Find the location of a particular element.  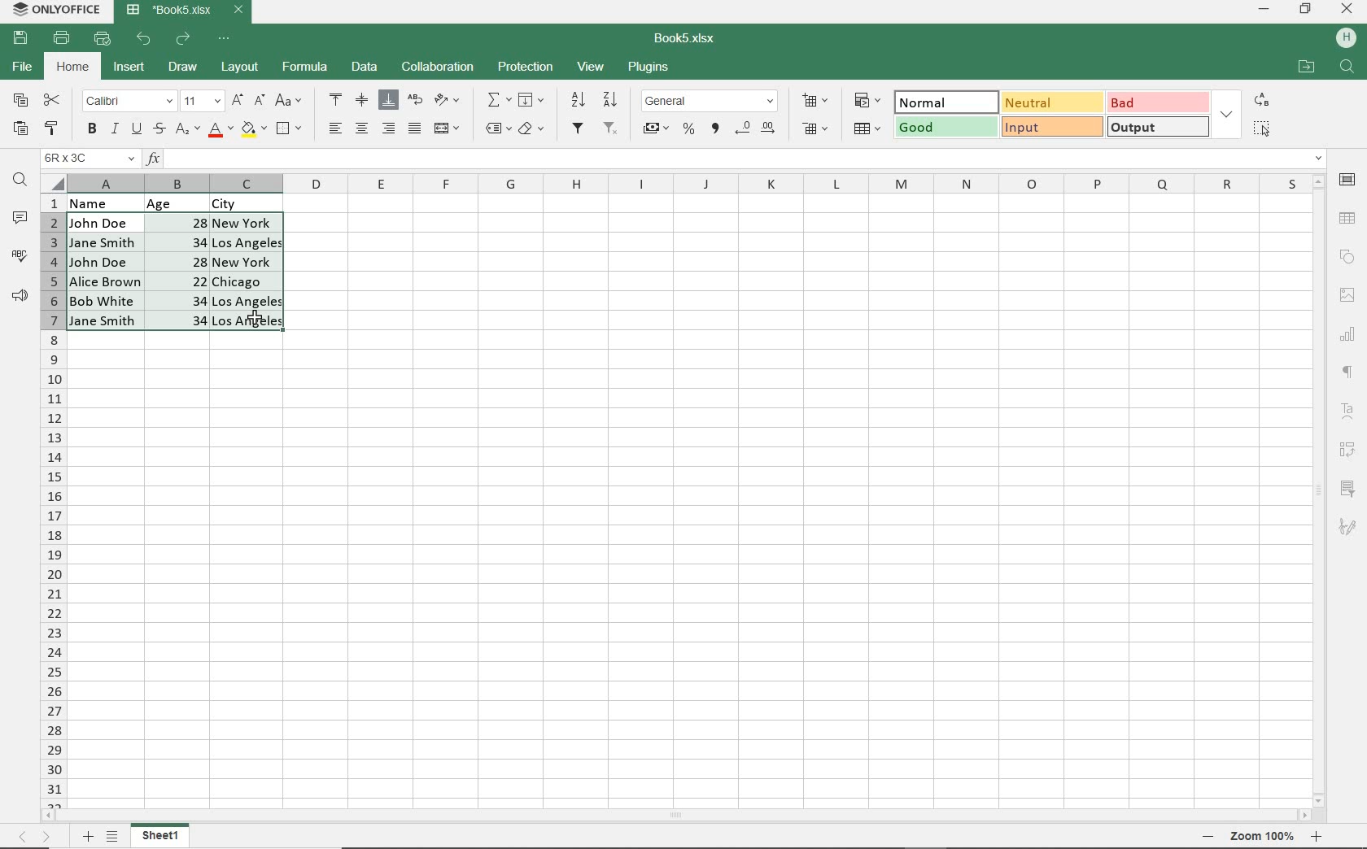

ITALIC is located at coordinates (114, 128).